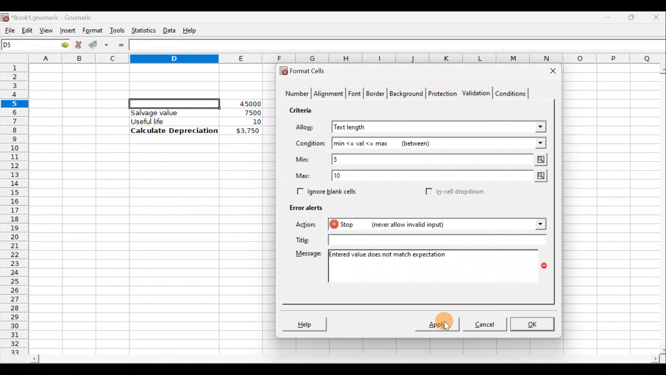 This screenshot has width=666, height=375. I want to click on Number, so click(295, 94).